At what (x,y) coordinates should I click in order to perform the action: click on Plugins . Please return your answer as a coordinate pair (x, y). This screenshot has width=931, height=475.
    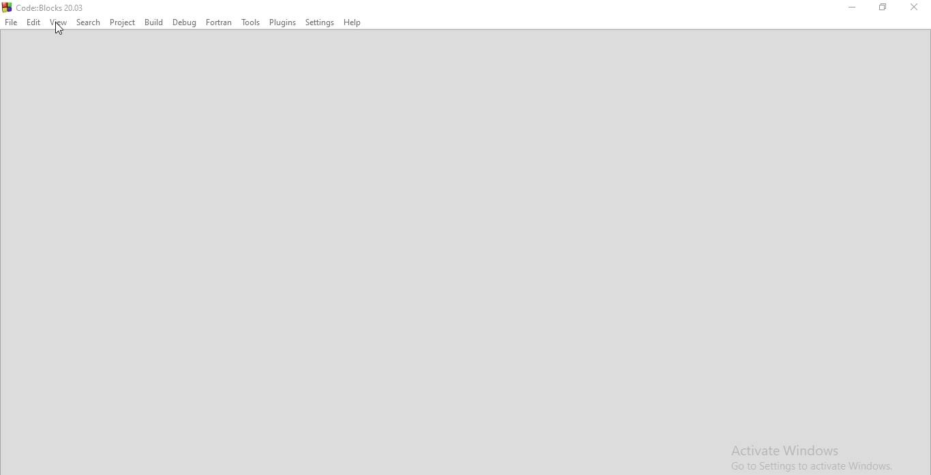
    Looking at the image, I should click on (283, 22).